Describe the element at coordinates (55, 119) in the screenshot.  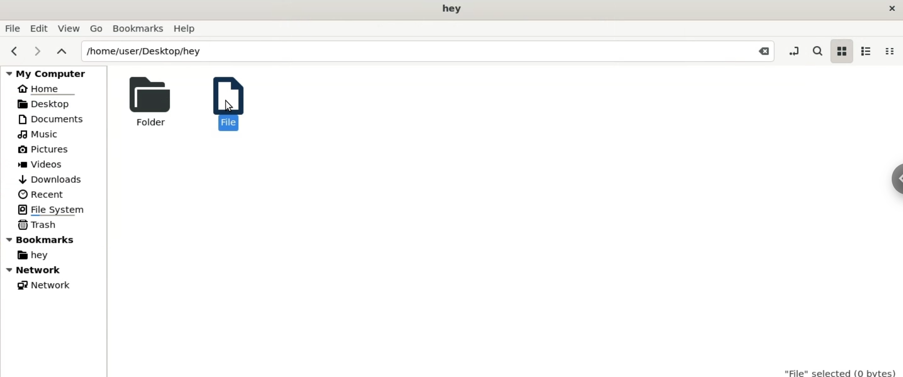
I see `documents` at that location.